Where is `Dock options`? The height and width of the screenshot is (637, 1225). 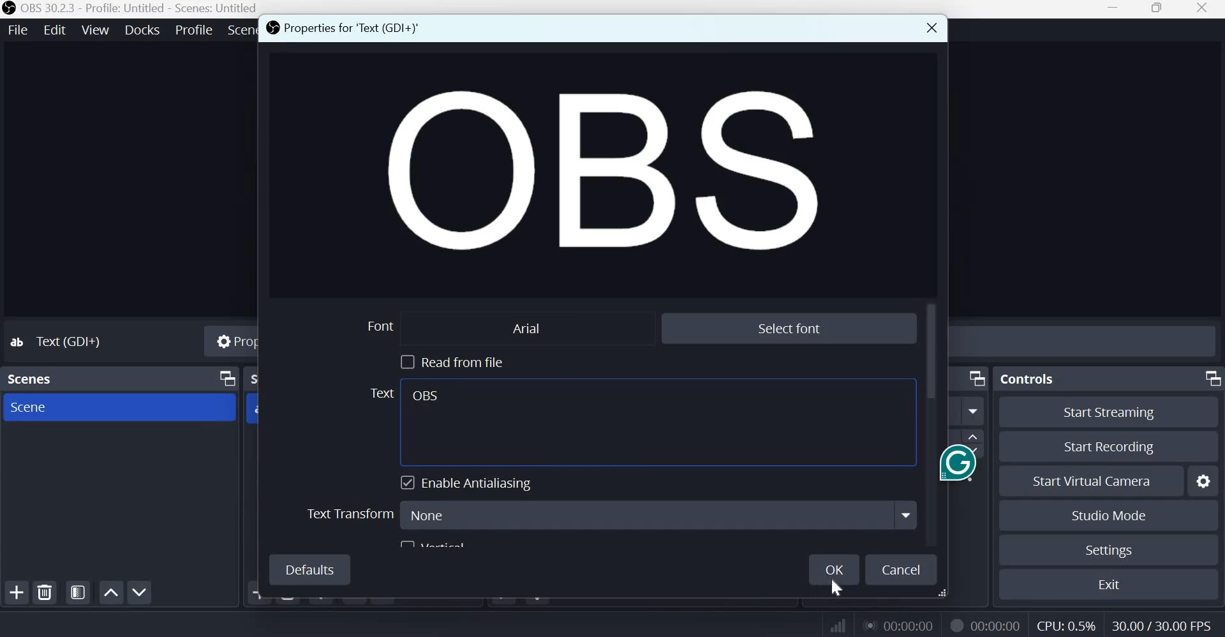
Dock options is located at coordinates (225, 379).